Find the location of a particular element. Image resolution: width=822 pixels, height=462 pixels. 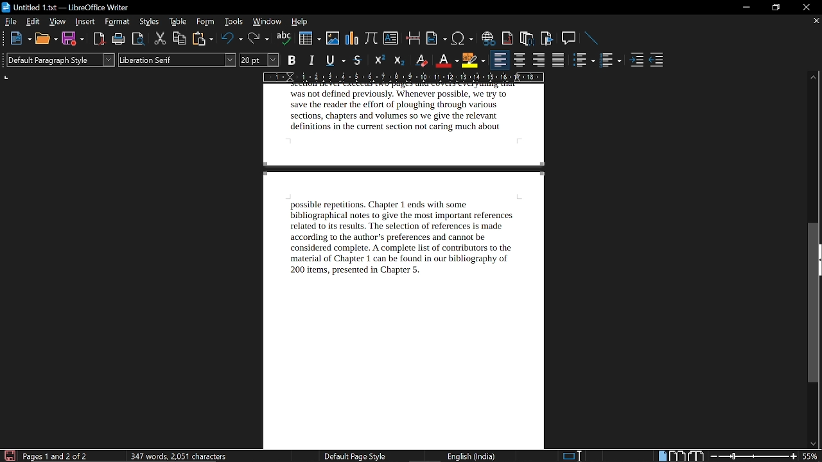

table is located at coordinates (178, 22).